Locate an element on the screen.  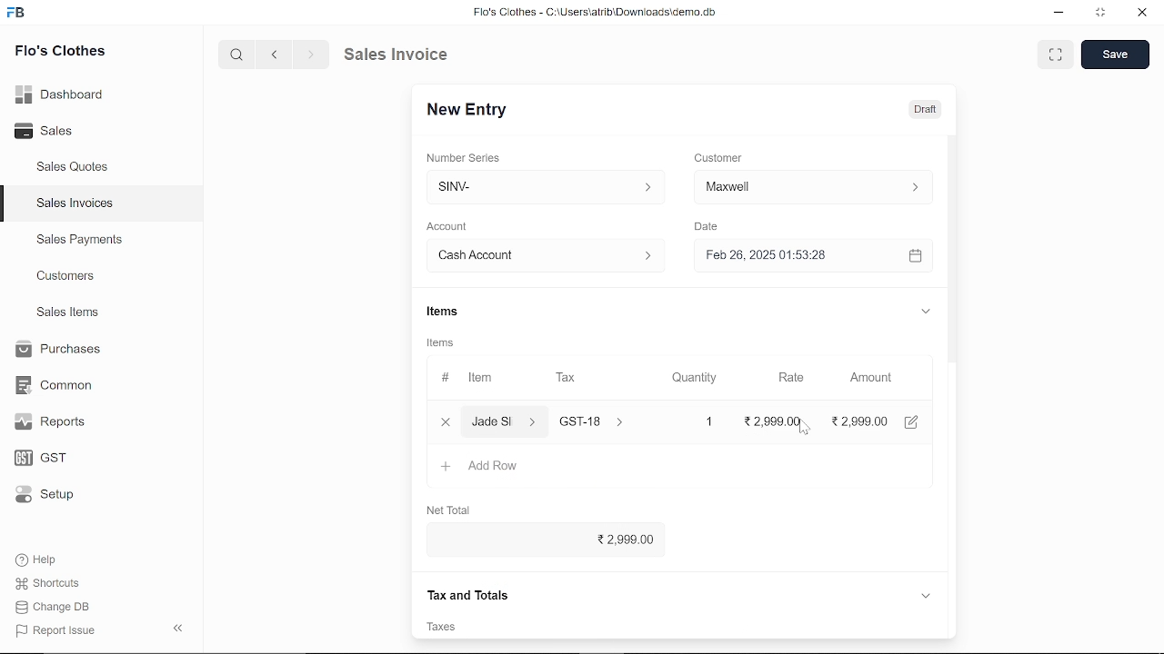
Add Row is located at coordinates (481, 467).